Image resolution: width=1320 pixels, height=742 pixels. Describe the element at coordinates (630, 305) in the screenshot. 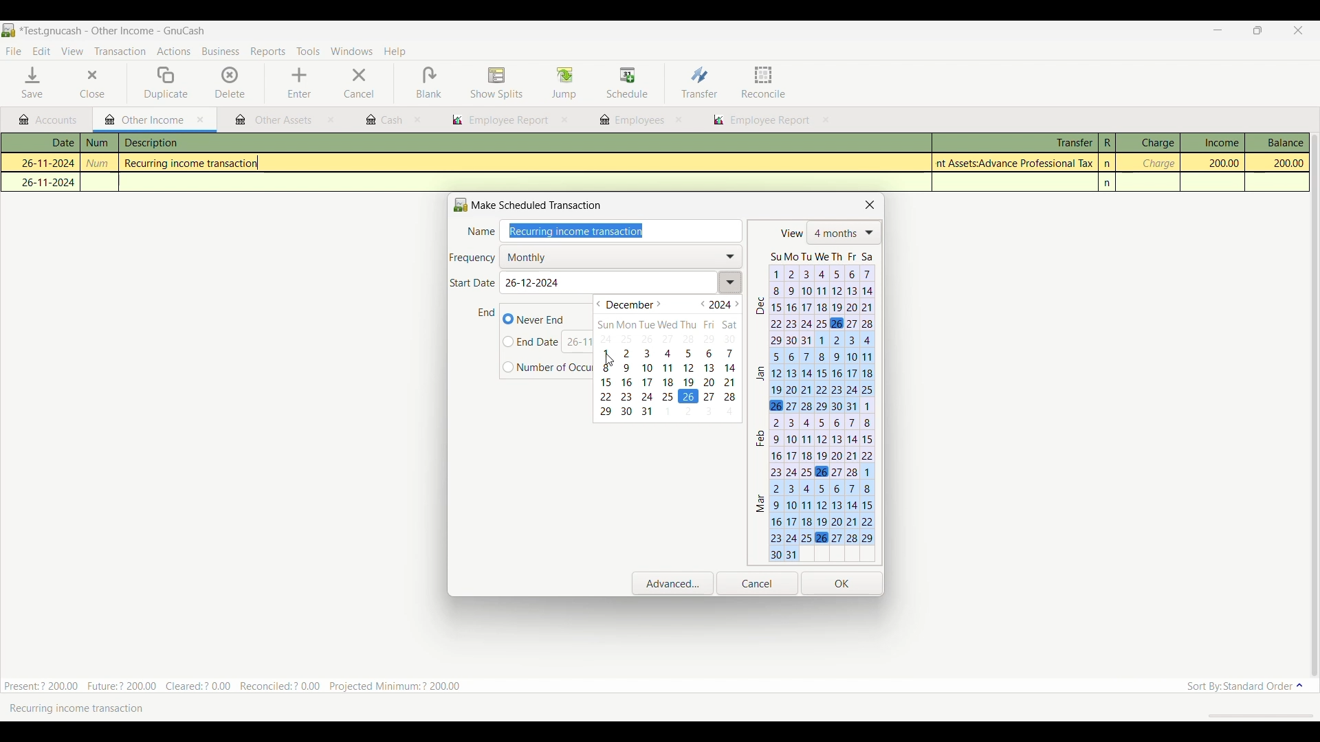

I see `Current month` at that location.